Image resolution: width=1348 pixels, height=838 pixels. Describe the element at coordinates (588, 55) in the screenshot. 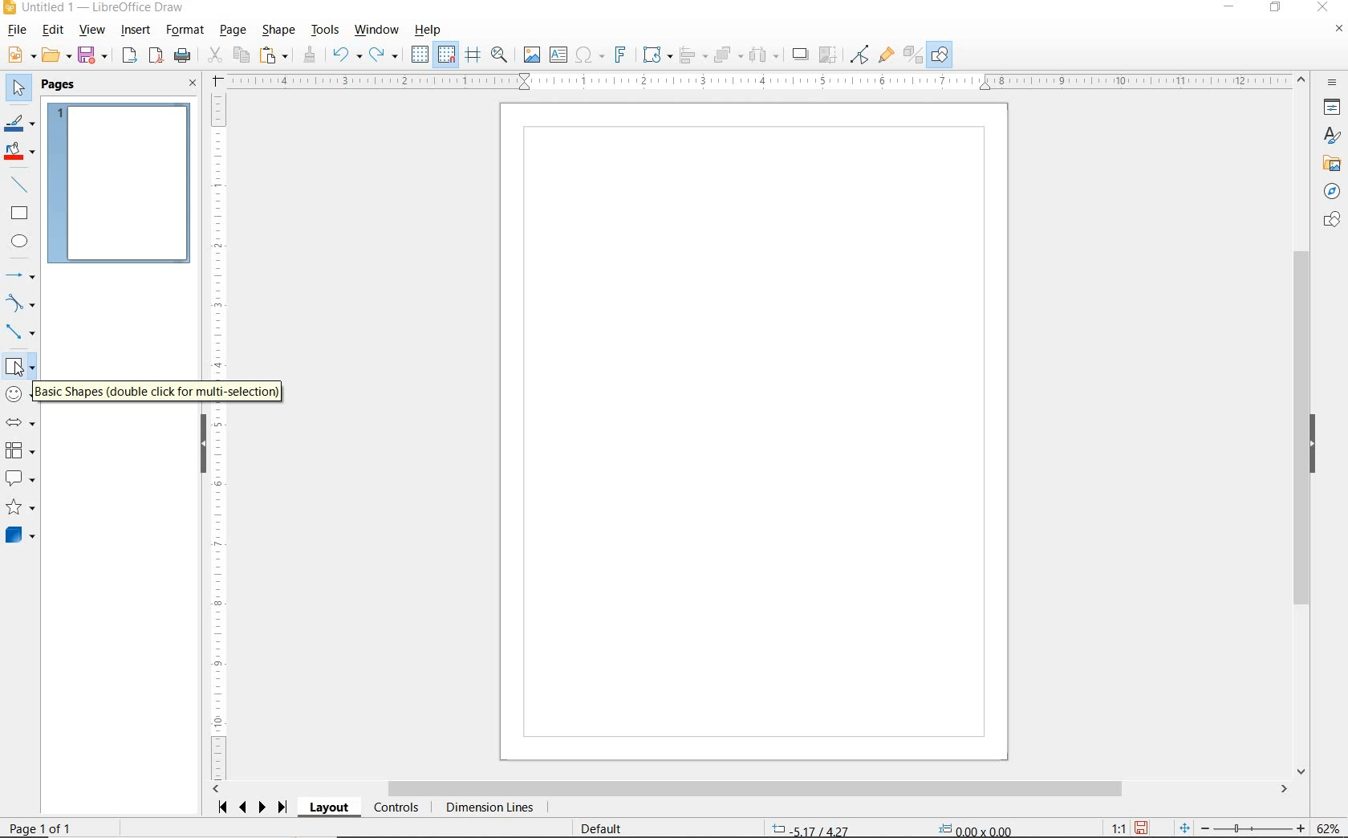

I see `INSERT SPECIAL CHARACTERS` at that location.